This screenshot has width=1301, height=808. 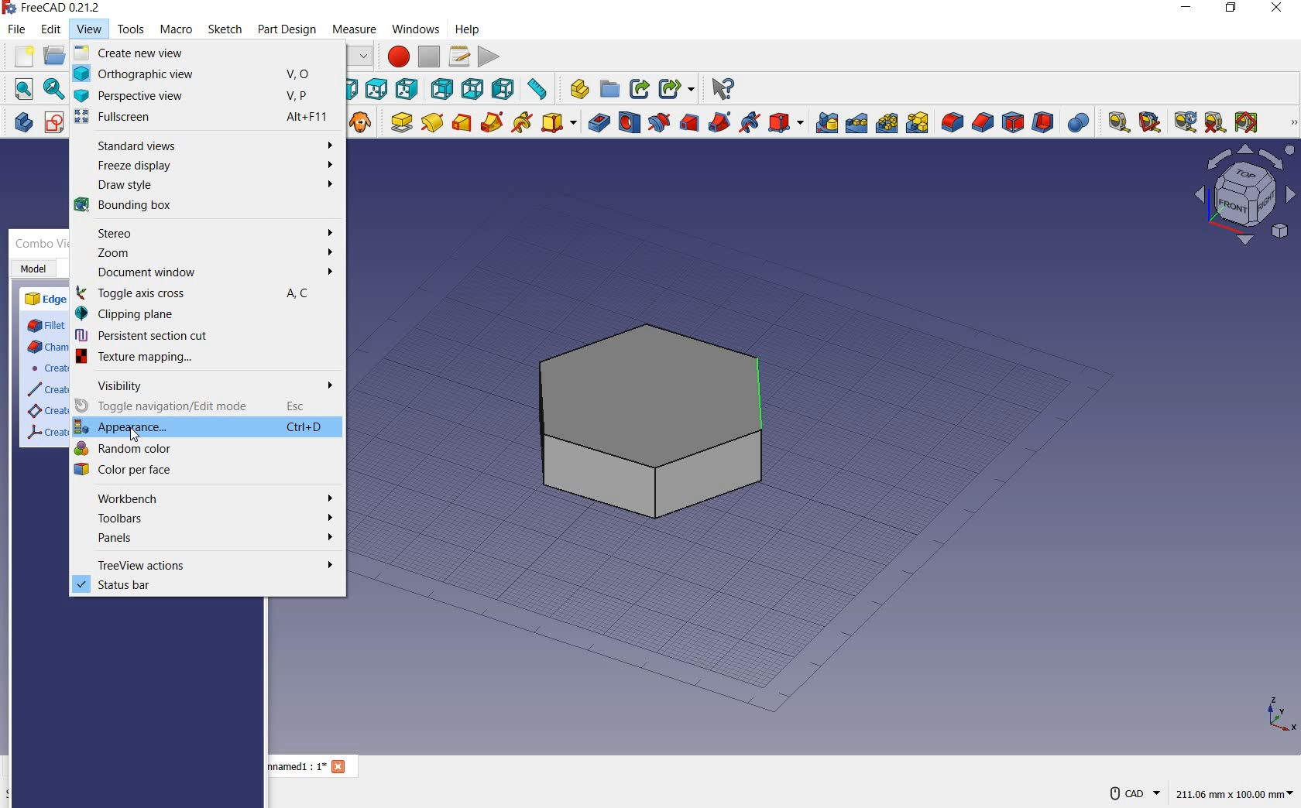 I want to click on create a subtractive primitive, so click(x=786, y=122).